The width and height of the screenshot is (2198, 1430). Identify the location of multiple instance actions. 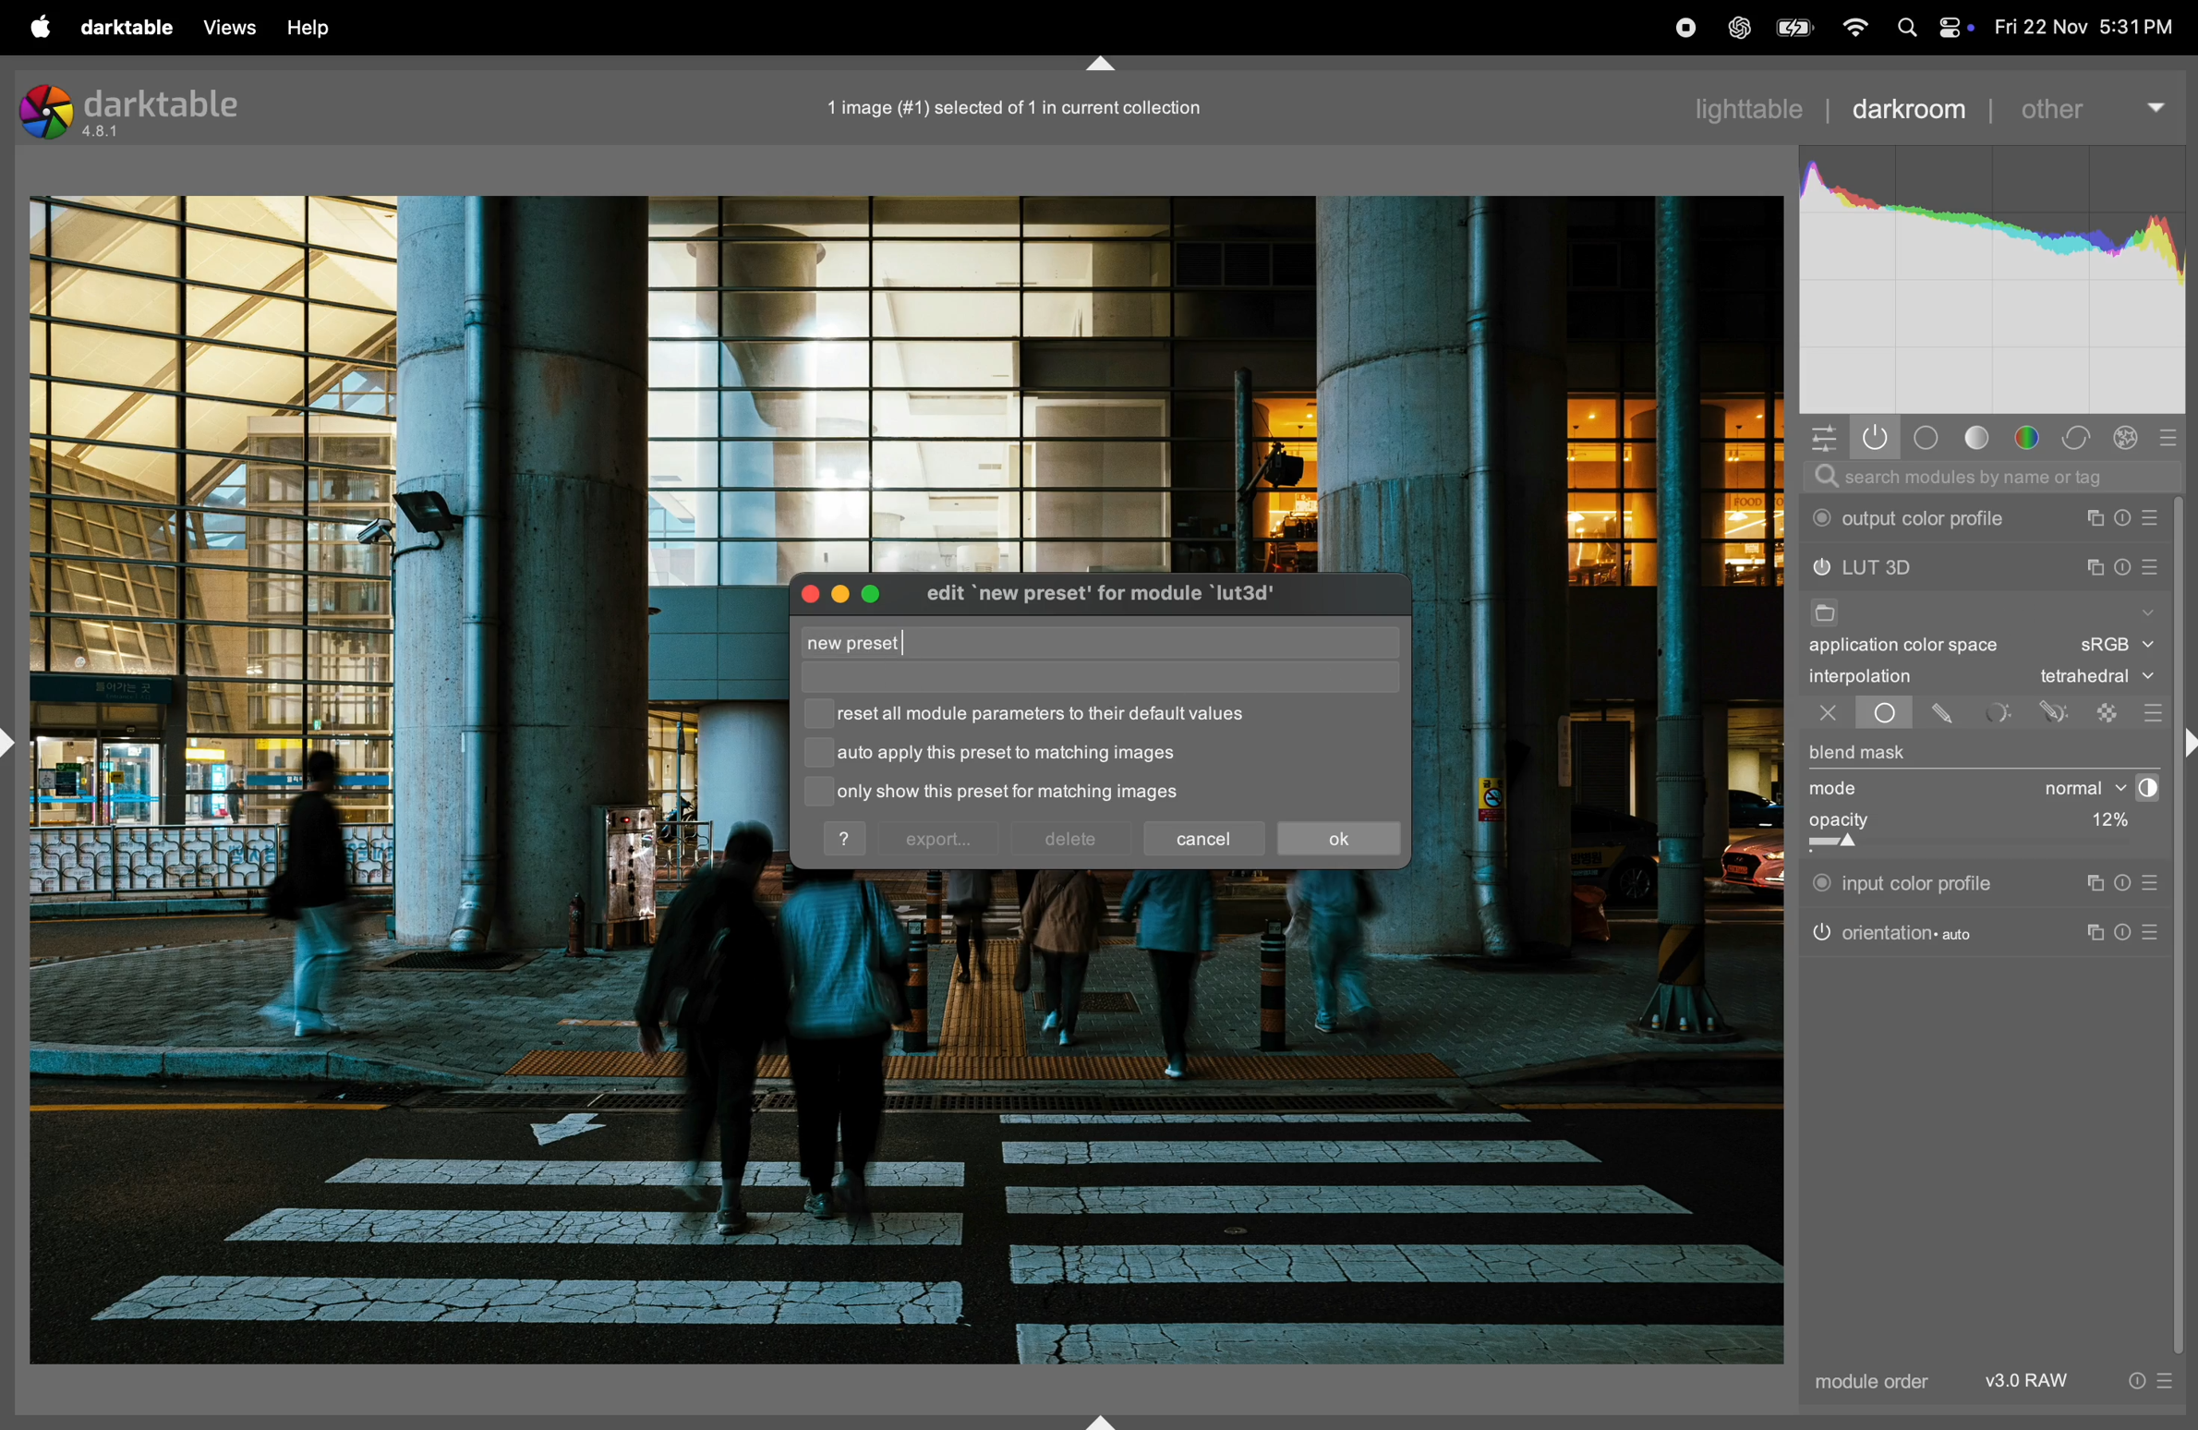
(2094, 567).